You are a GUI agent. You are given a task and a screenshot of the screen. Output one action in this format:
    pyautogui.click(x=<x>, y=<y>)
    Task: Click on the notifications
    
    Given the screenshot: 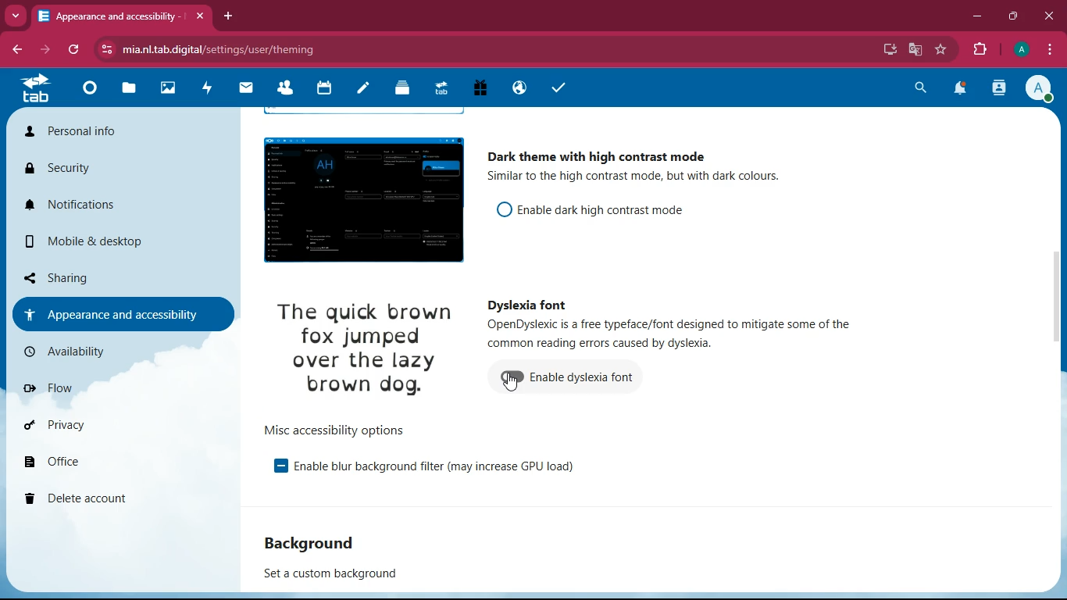 What is the action you would take?
    pyautogui.click(x=961, y=87)
    